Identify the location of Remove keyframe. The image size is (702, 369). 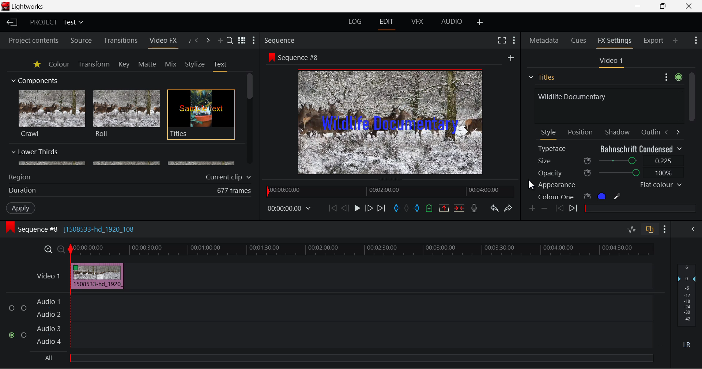
(545, 209).